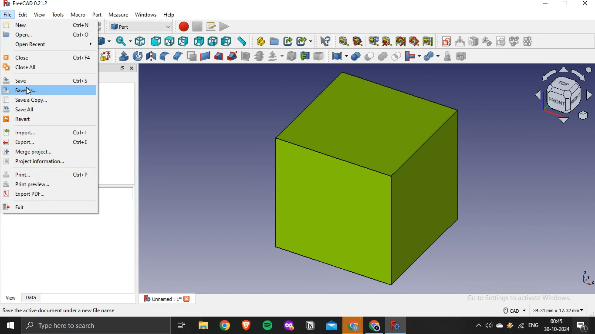  What do you see at coordinates (534, 327) in the screenshot?
I see `english` at bounding box center [534, 327].